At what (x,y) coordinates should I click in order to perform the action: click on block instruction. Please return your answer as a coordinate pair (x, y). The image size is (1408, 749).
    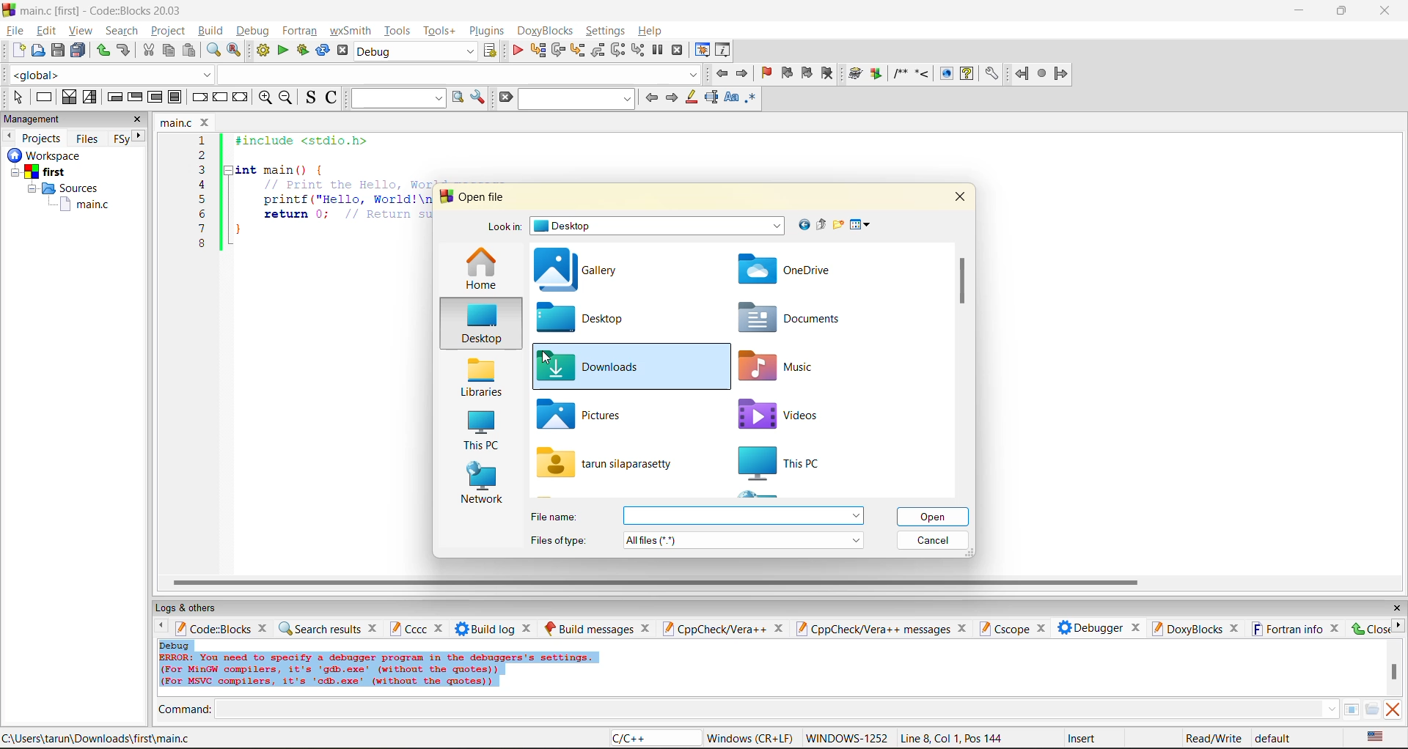
    Looking at the image, I should click on (175, 97).